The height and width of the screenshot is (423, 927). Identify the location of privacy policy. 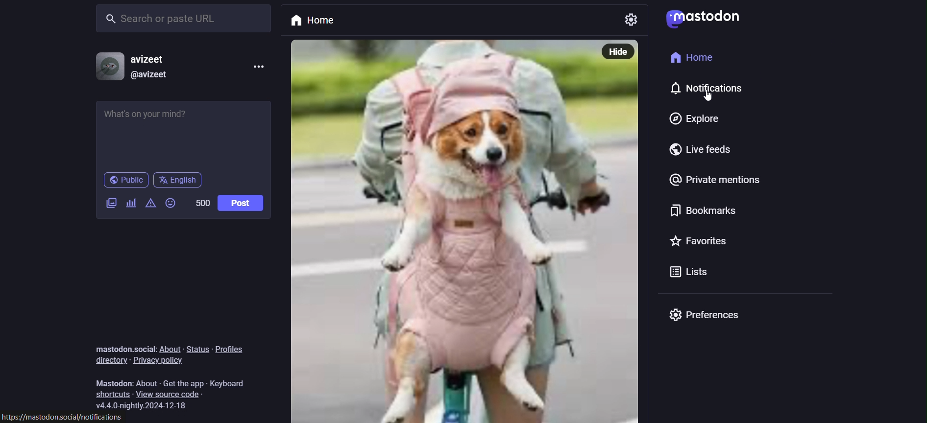
(160, 361).